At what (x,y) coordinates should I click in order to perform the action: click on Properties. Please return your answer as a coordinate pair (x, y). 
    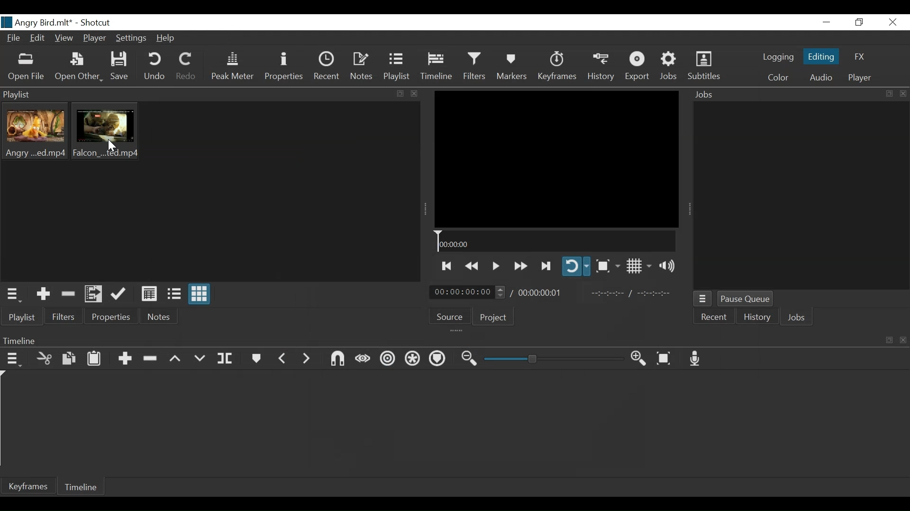
    Looking at the image, I should click on (109, 316).